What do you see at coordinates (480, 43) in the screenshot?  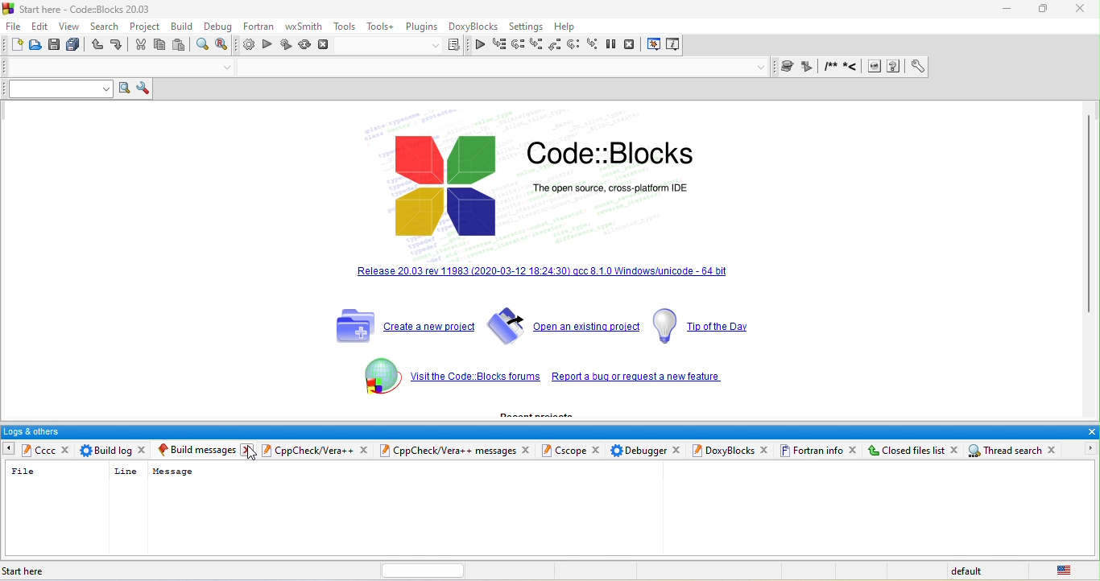 I see `continue` at bounding box center [480, 43].